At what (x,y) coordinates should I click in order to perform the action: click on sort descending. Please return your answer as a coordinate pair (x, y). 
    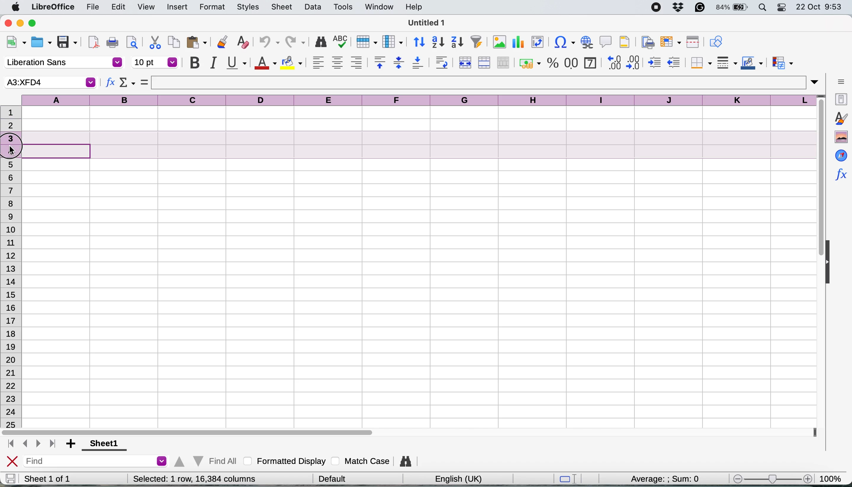
    Looking at the image, I should click on (457, 43).